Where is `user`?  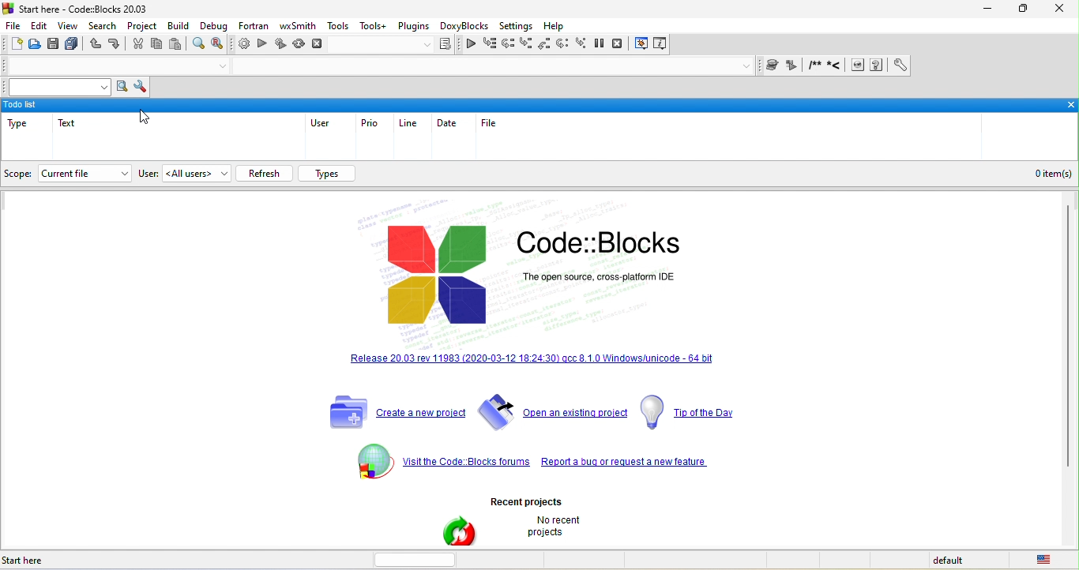
user is located at coordinates (319, 124).